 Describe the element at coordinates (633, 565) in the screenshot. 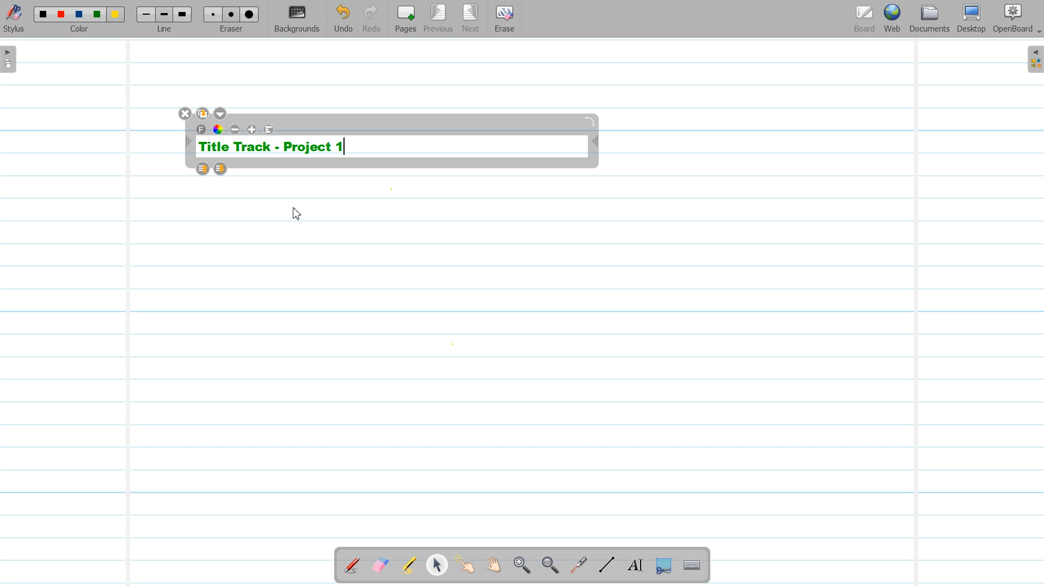

I see `Text Tool` at that location.